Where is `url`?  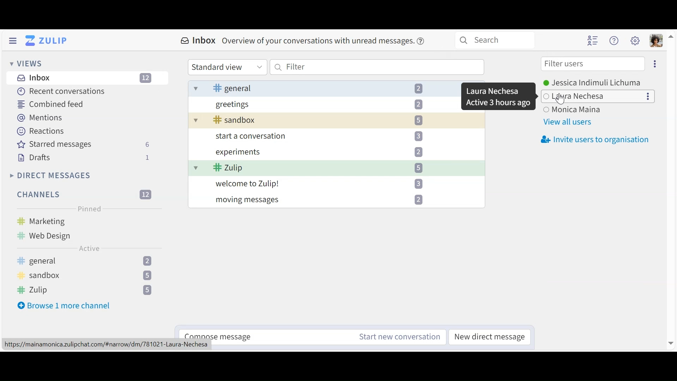 url is located at coordinates (107, 345).